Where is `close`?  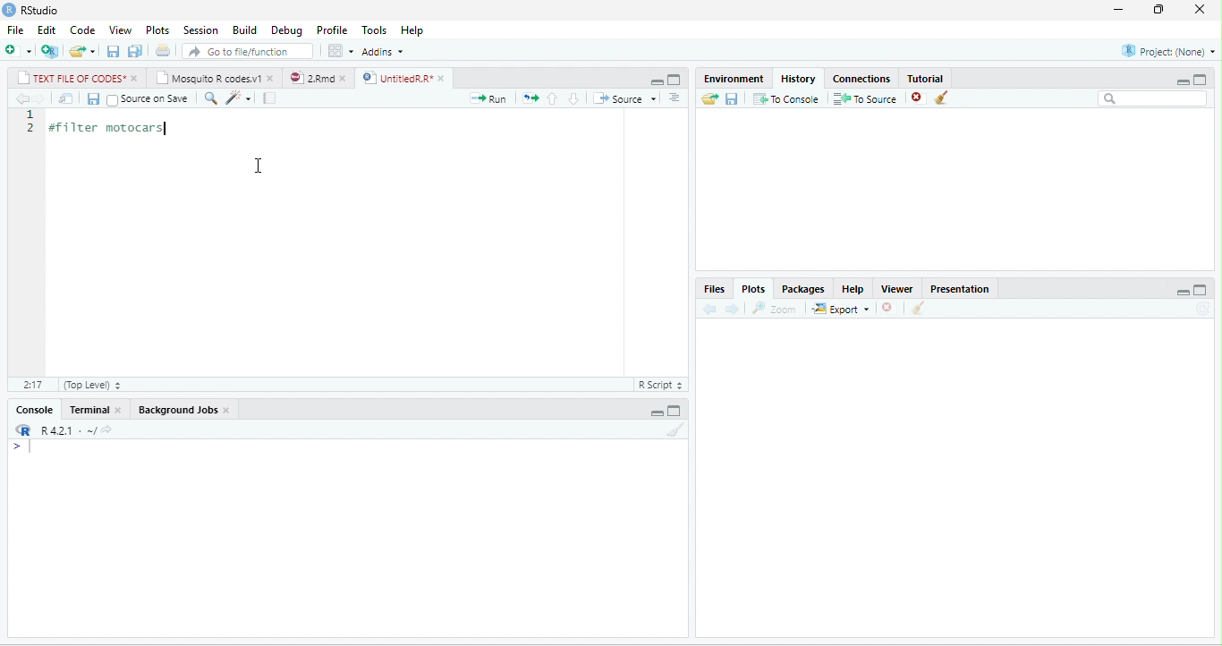 close is located at coordinates (137, 78).